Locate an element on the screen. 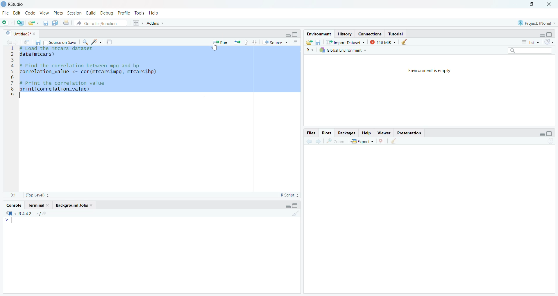 The height and width of the screenshot is (296, 558). Untitled2* is located at coordinates (21, 33).